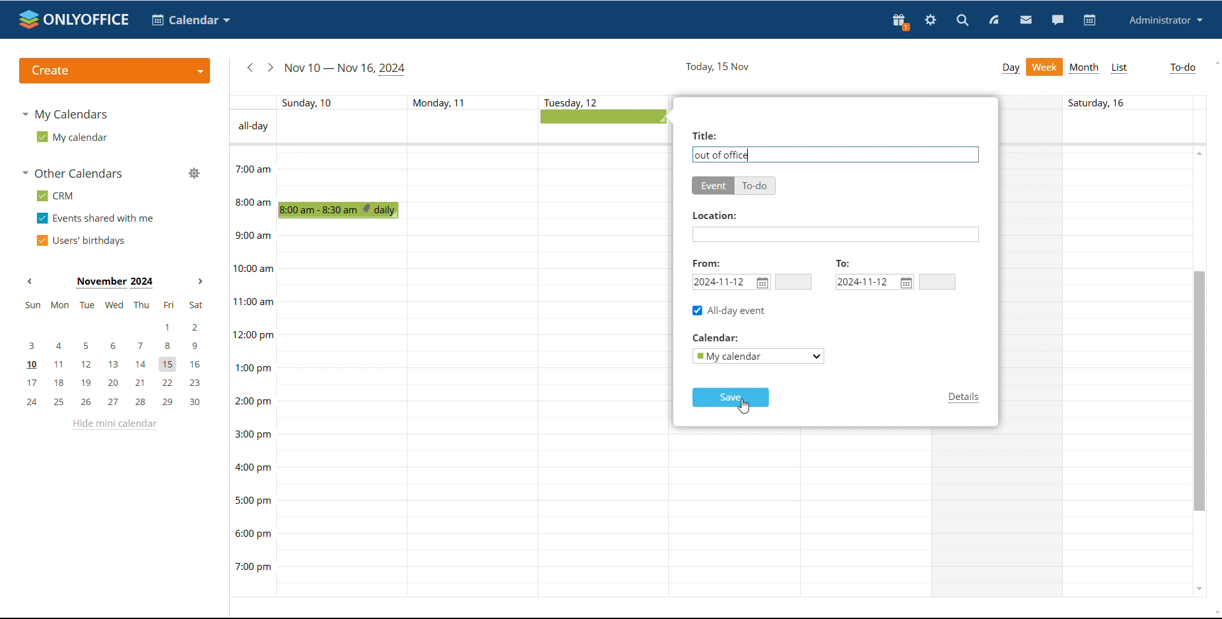 The height and width of the screenshot is (619, 1222). I want to click on current month, so click(115, 283).